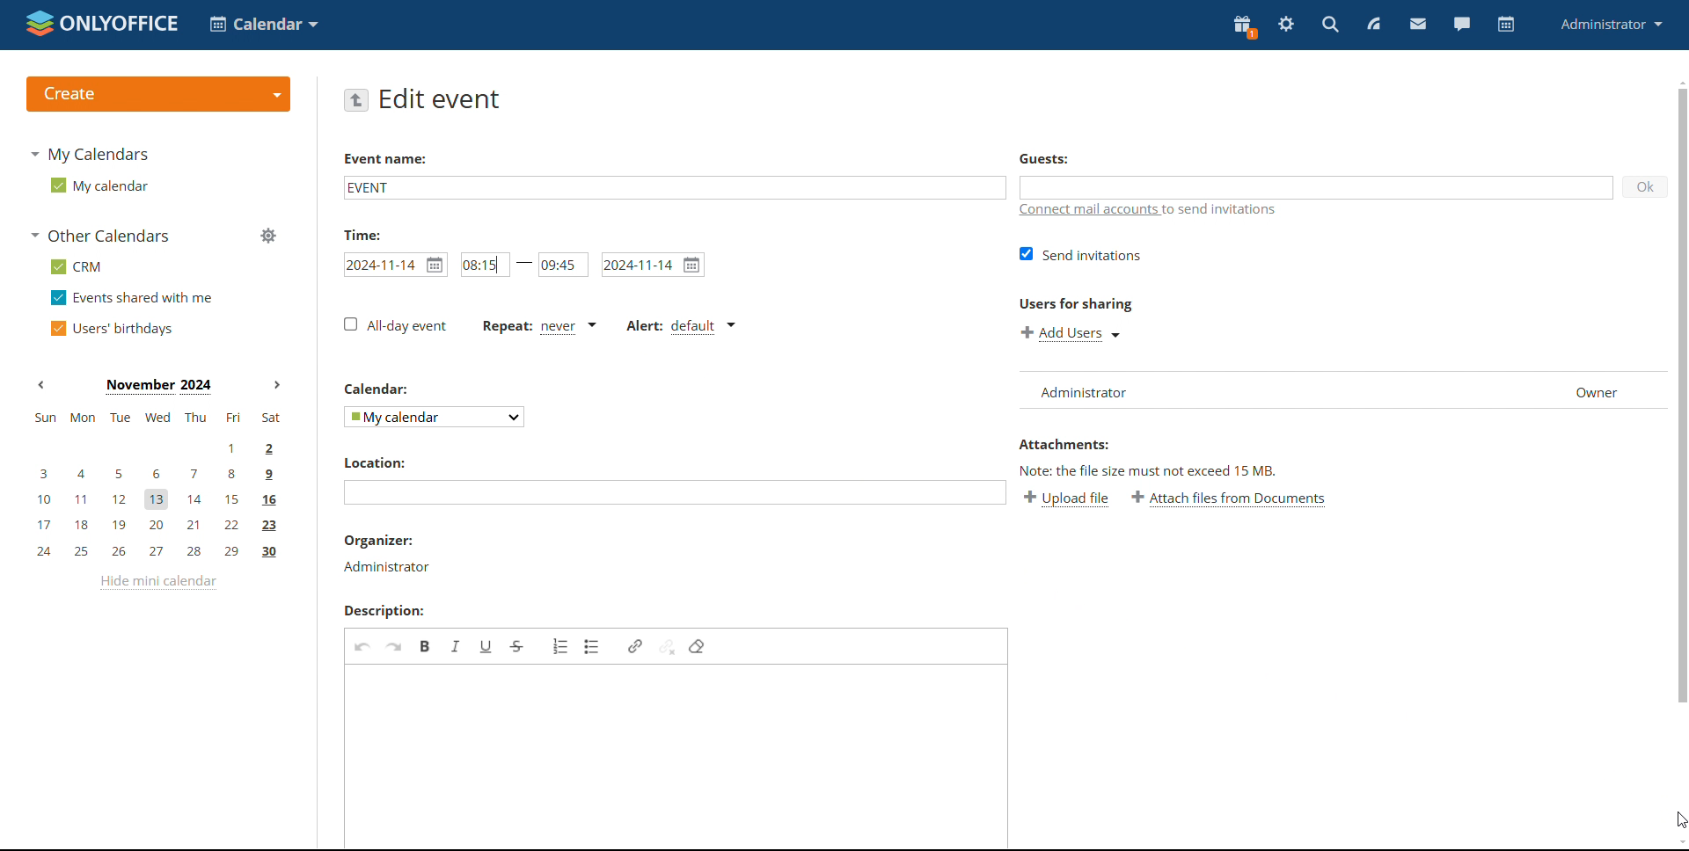  I want to click on 1, 2, so click(157, 447).